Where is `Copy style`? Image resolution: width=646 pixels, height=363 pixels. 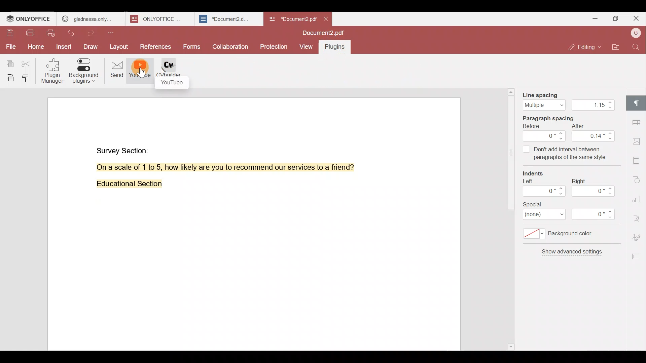
Copy style is located at coordinates (27, 78).